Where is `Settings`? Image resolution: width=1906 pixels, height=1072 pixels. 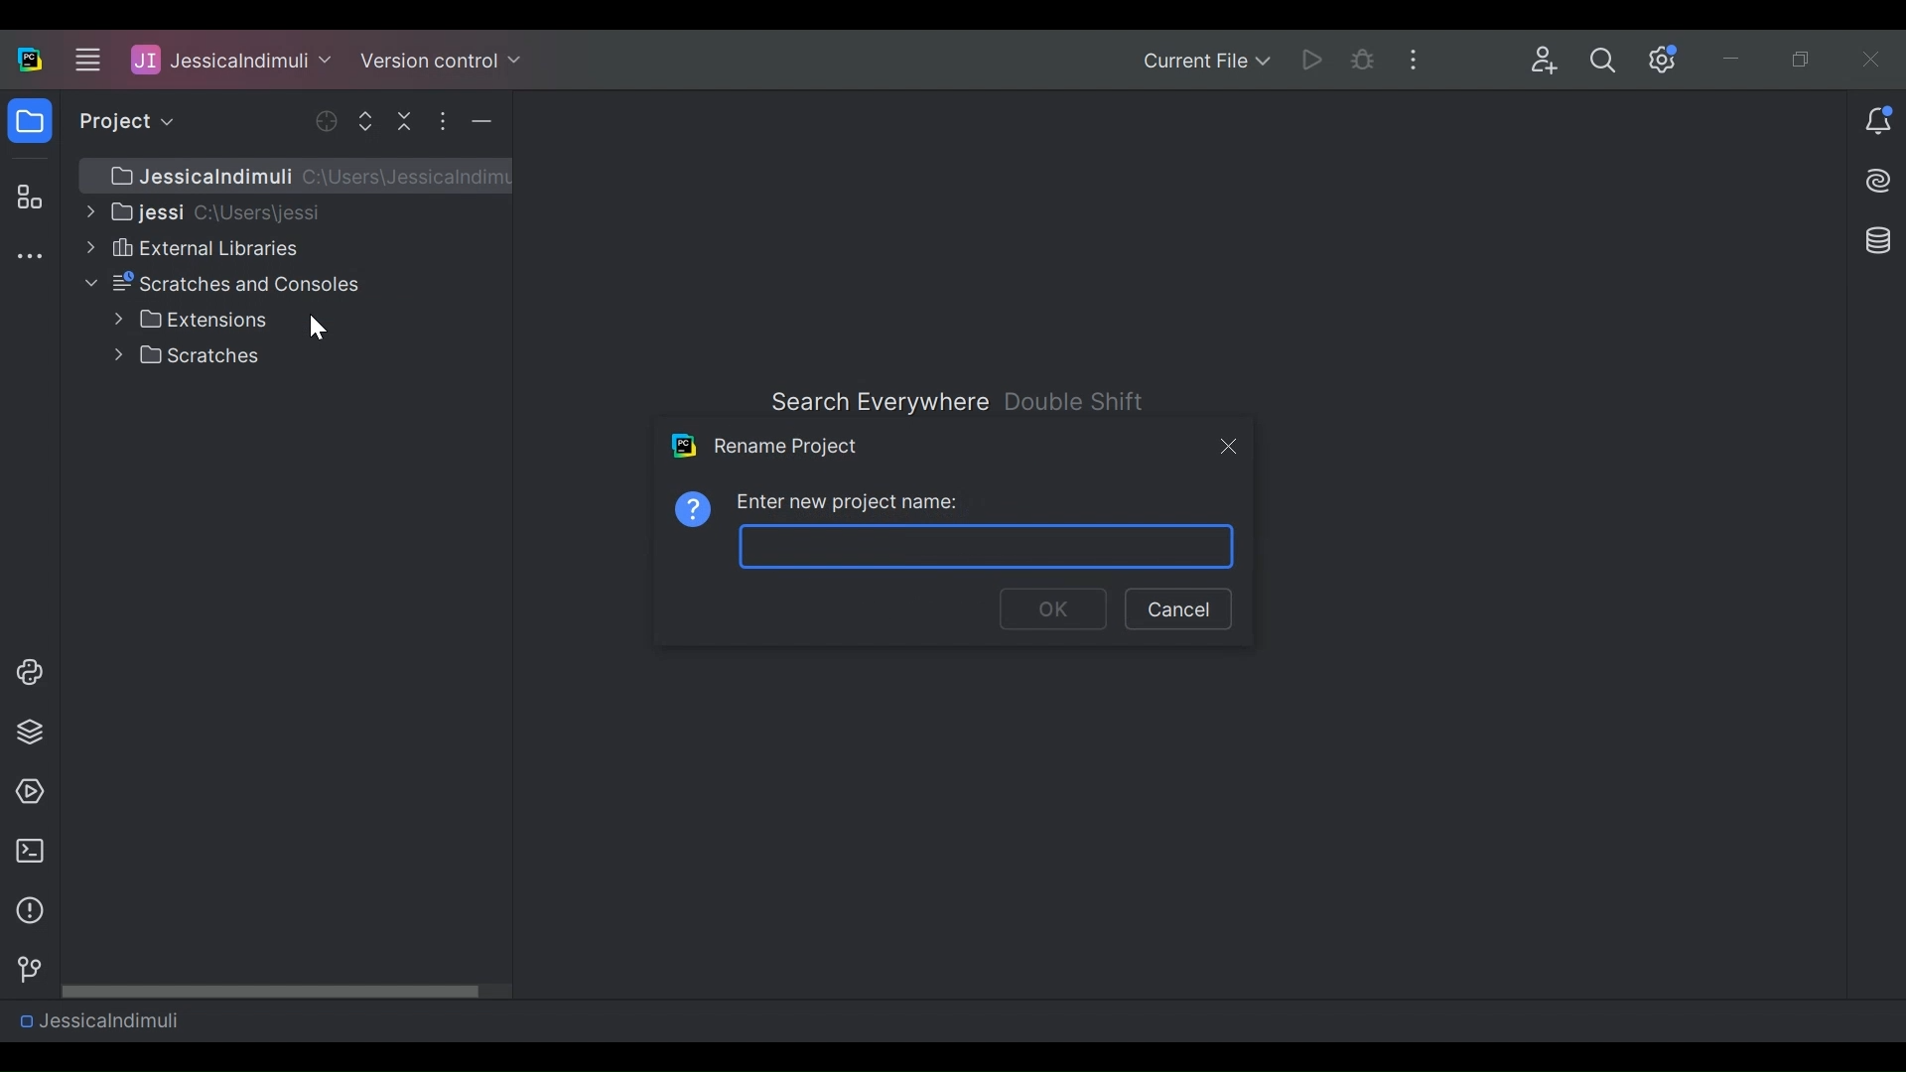 Settings is located at coordinates (1664, 60).